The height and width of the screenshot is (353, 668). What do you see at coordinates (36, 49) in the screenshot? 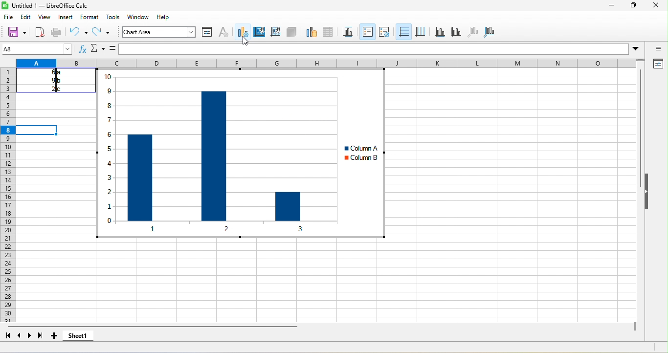
I see `A8` at bounding box center [36, 49].